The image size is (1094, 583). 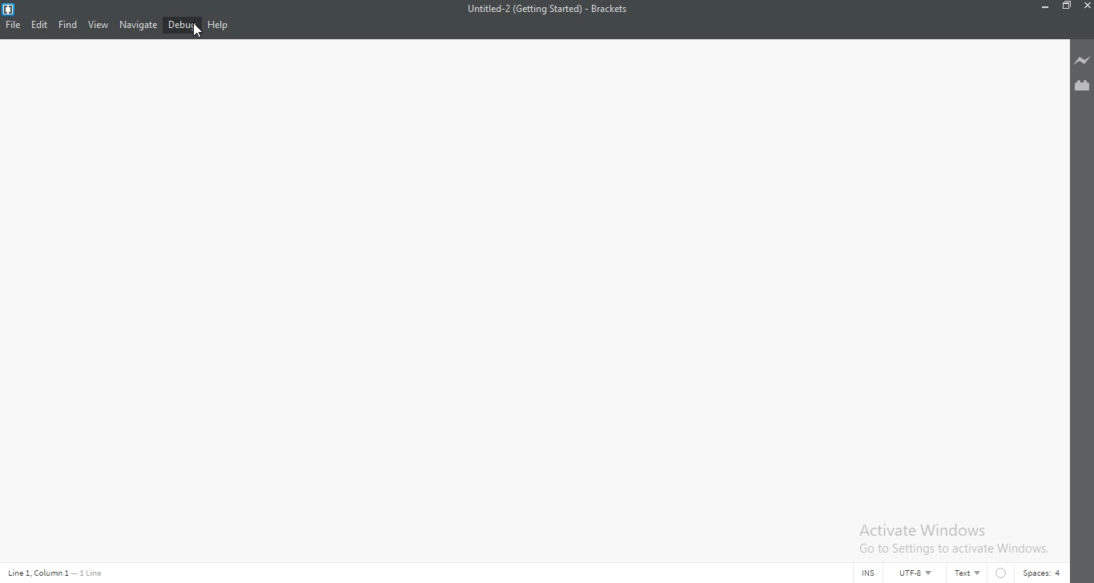 What do you see at coordinates (98, 25) in the screenshot?
I see `view` at bounding box center [98, 25].